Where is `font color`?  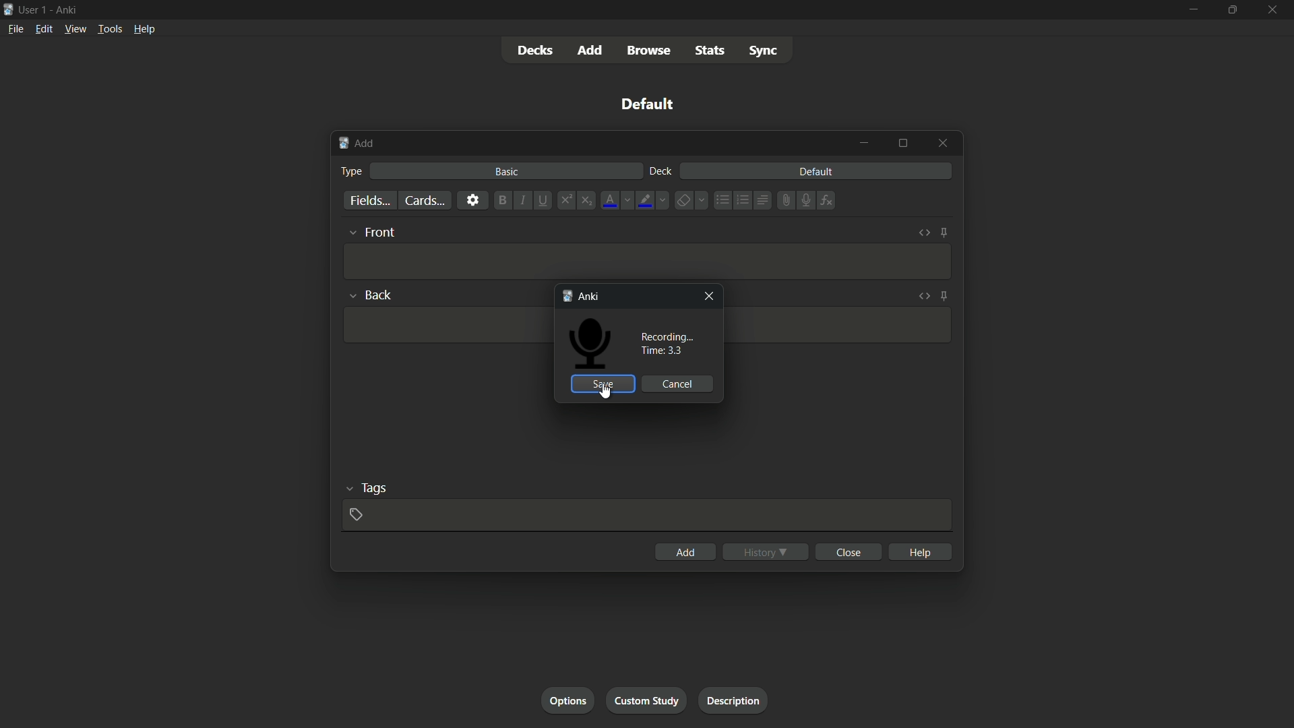
font color is located at coordinates (609, 200).